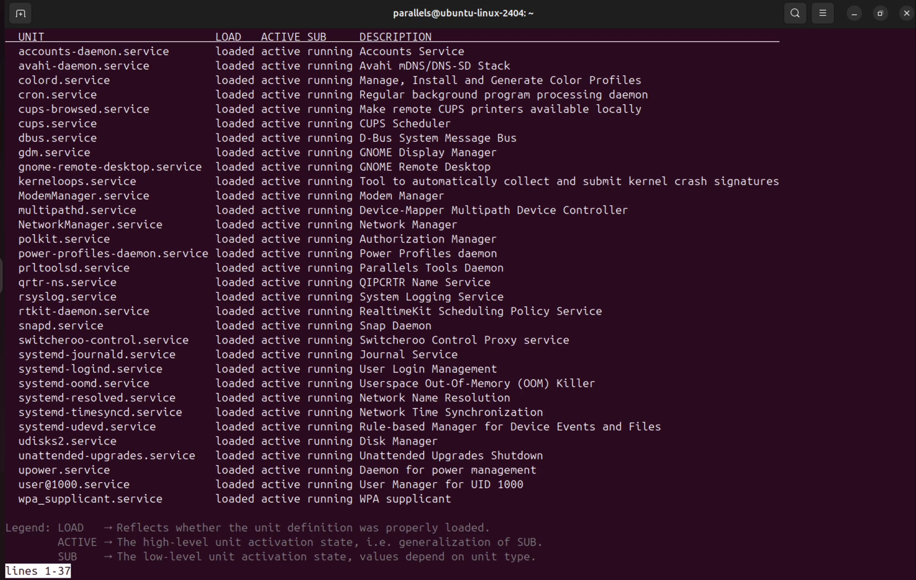 The width and height of the screenshot is (916, 580). What do you see at coordinates (97, 385) in the screenshot?
I see `system-oomd service` at bounding box center [97, 385].